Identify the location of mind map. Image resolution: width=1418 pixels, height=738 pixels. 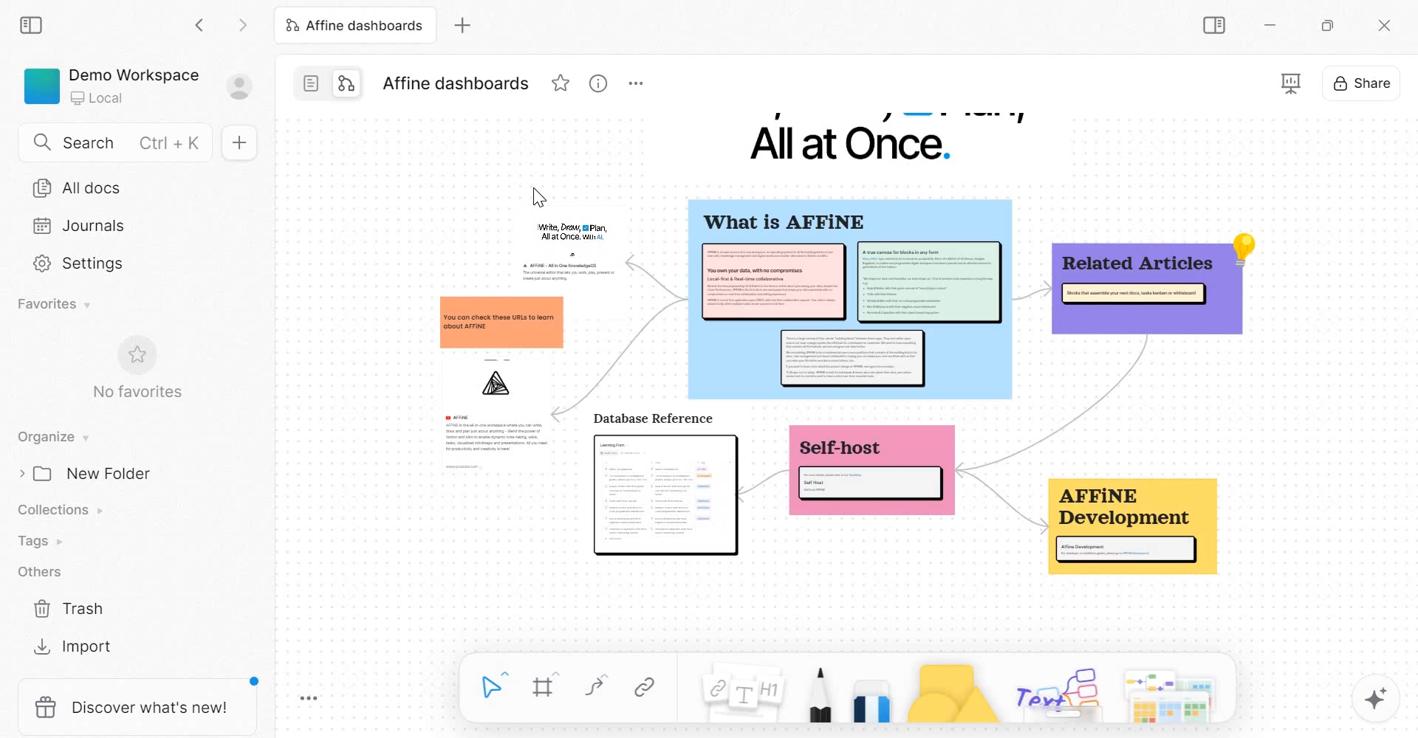
(837, 348).